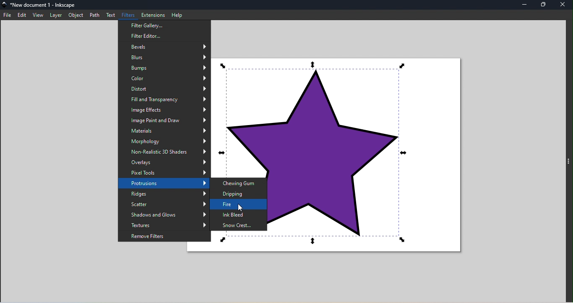 The height and width of the screenshot is (303, 573). I want to click on Non-realistic, so click(163, 152).